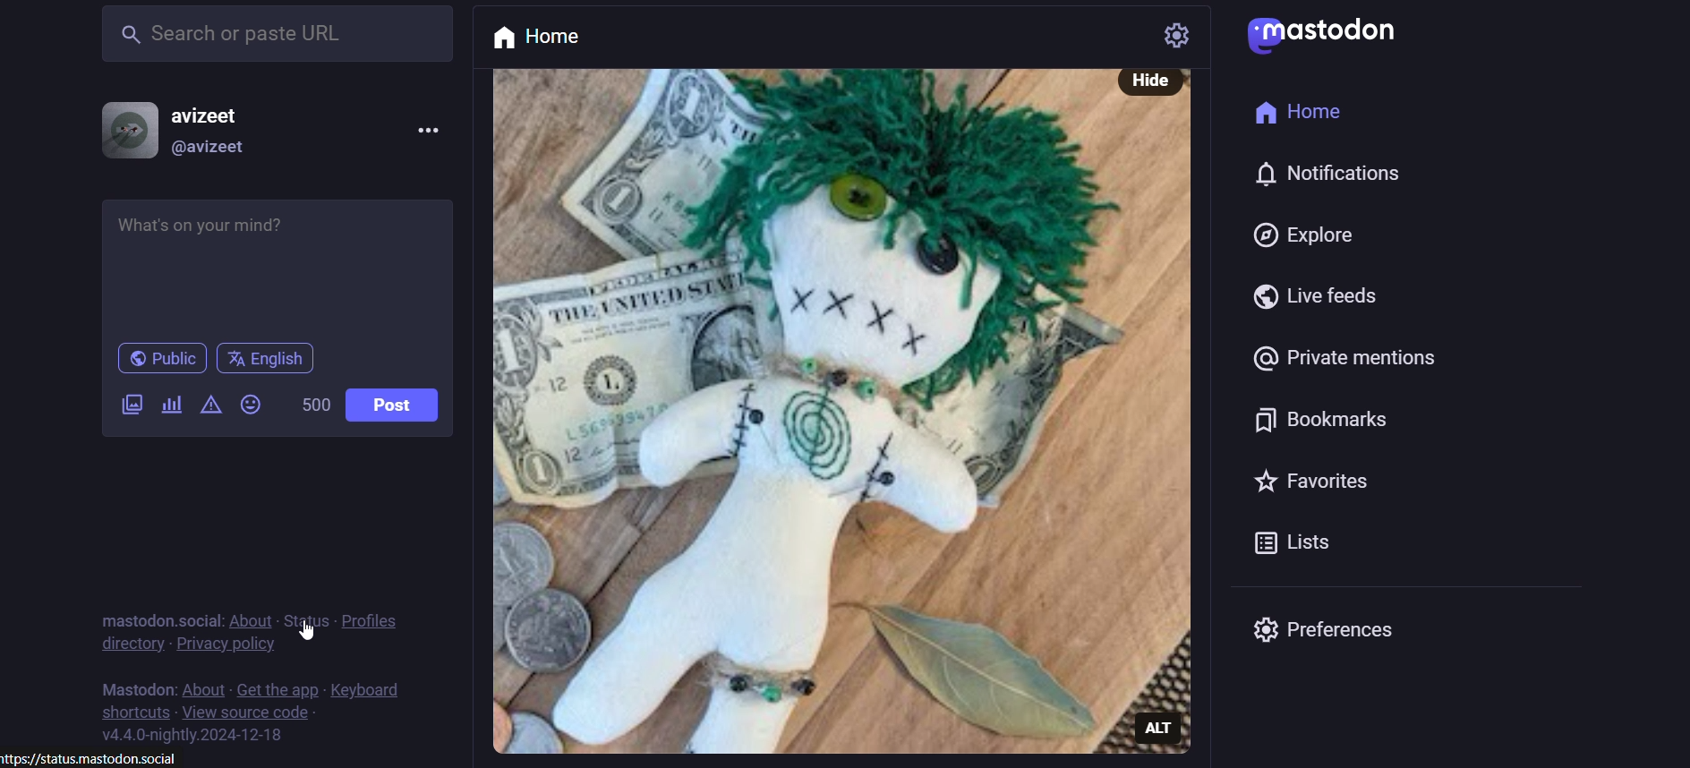 The image size is (1690, 768). Describe the element at coordinates (539, 37) in the screenshot. I see `home` at that location.